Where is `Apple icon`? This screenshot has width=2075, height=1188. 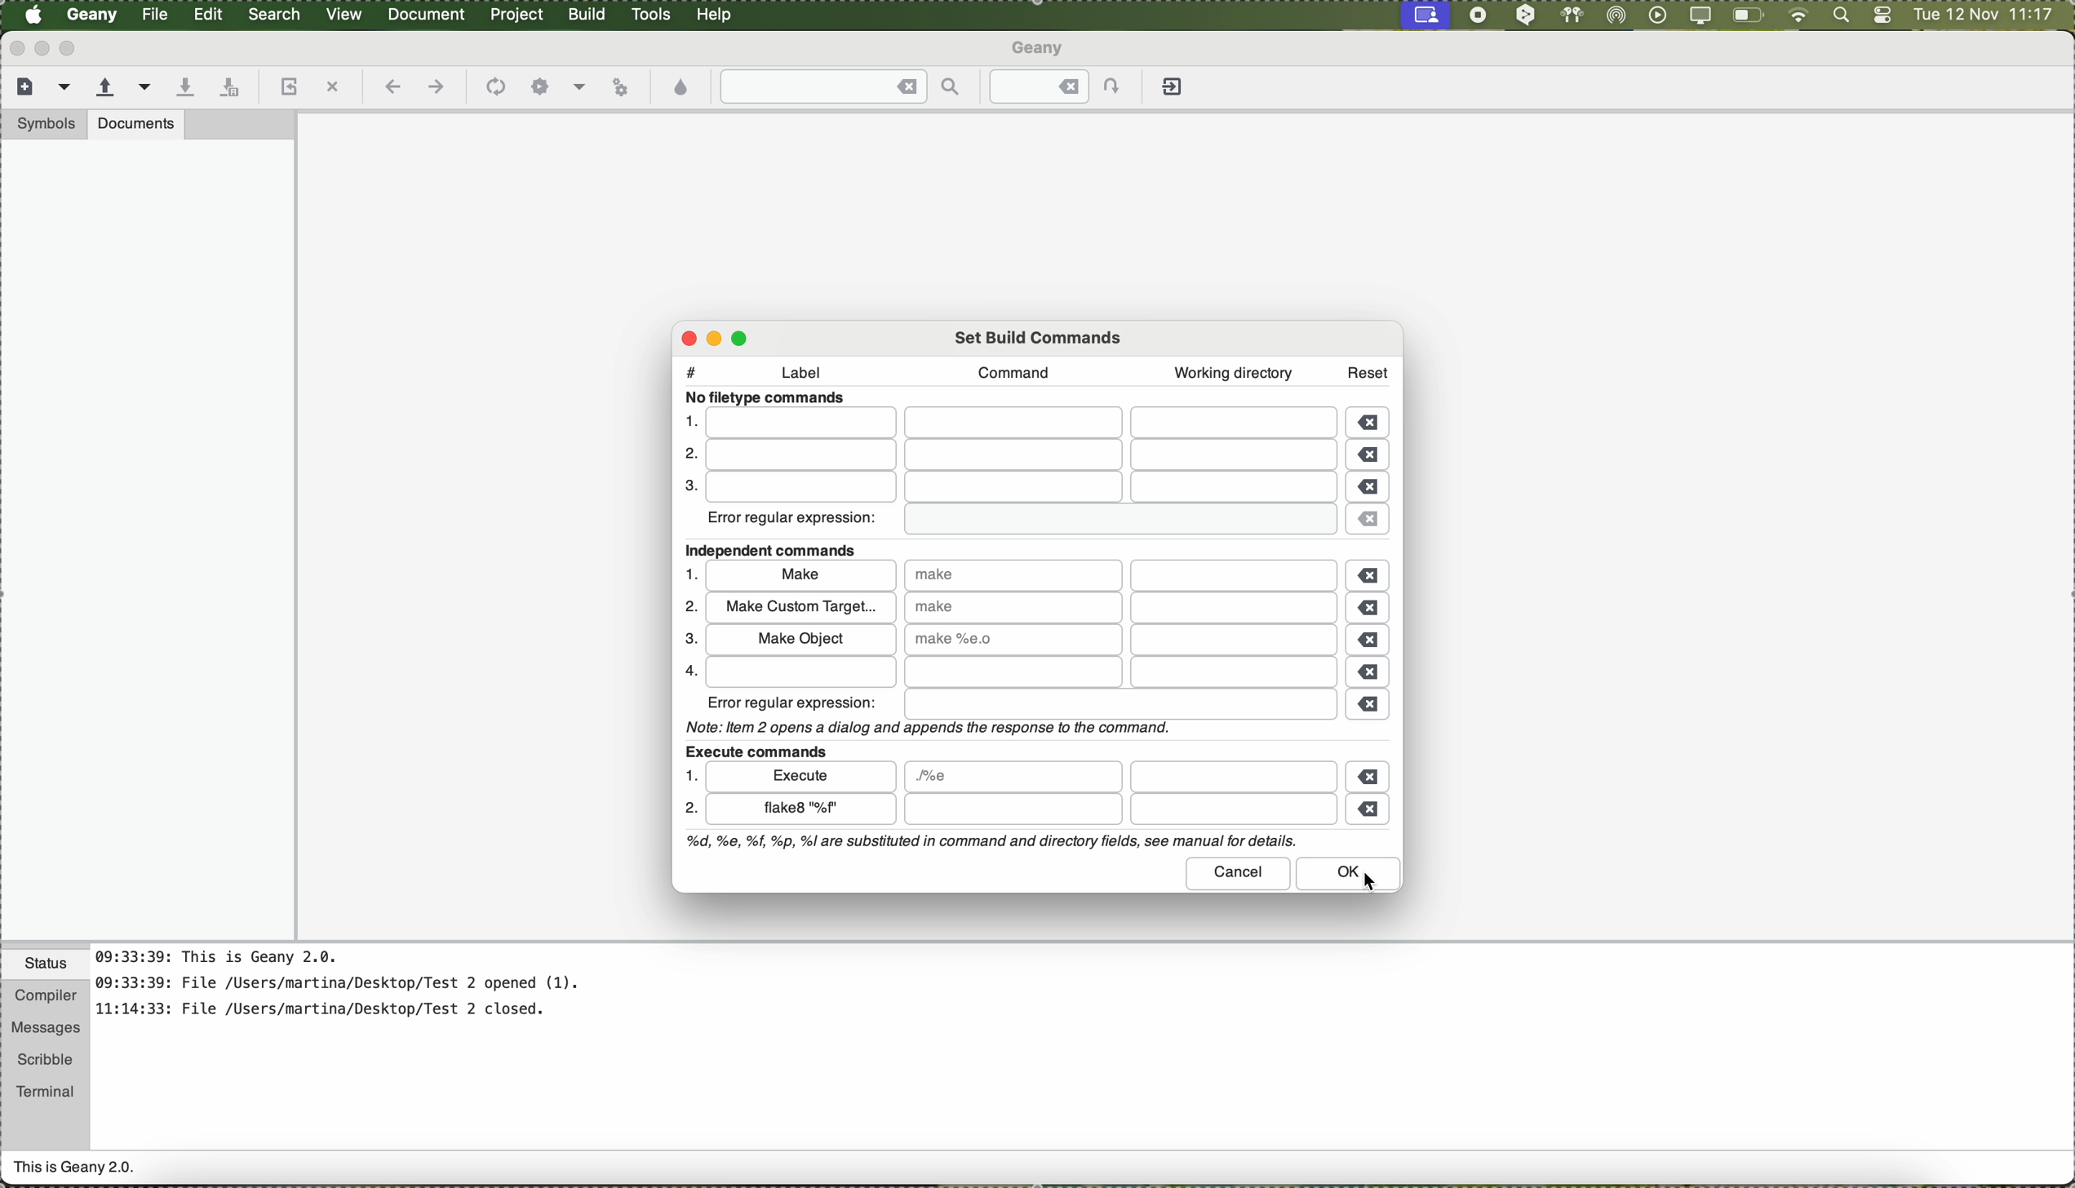
Apple icon is located at coordinates (33, 15).